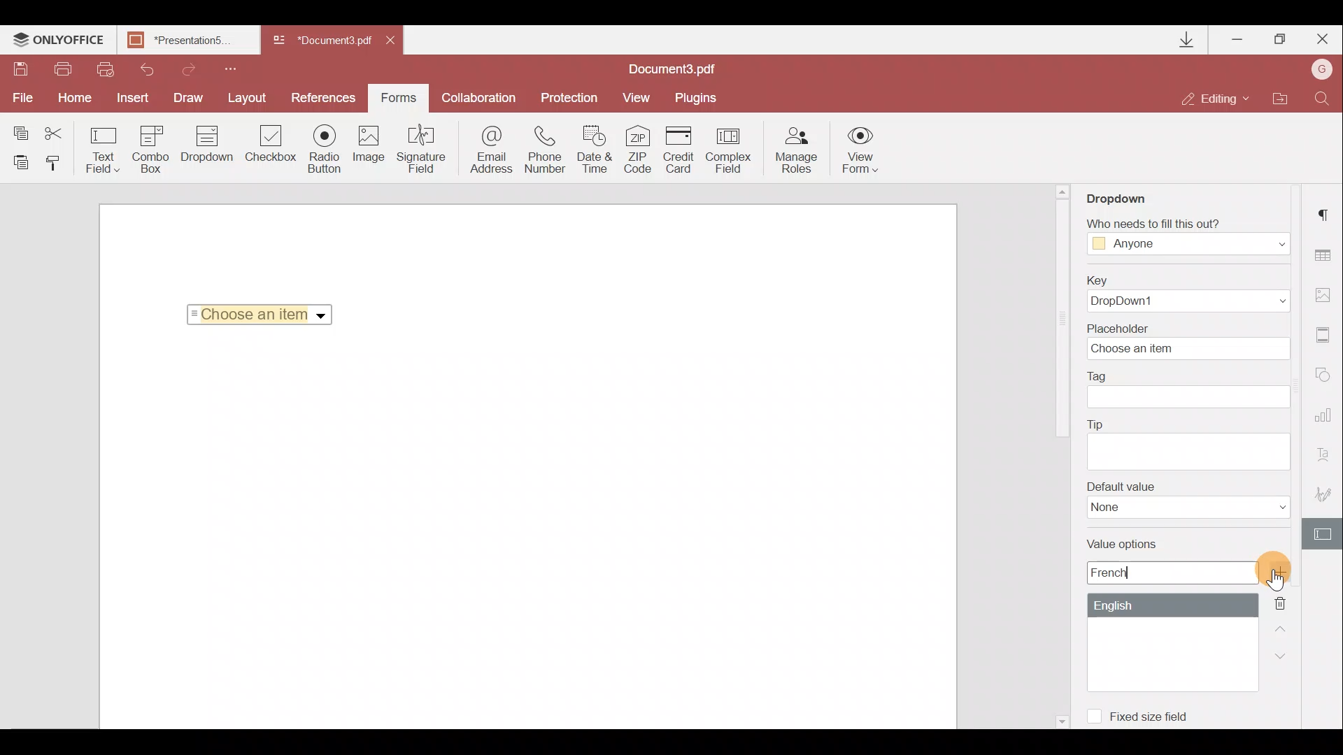  Describe the element at coordinates (796, 150) in the screenshot. I see `Manage roles` at that location.